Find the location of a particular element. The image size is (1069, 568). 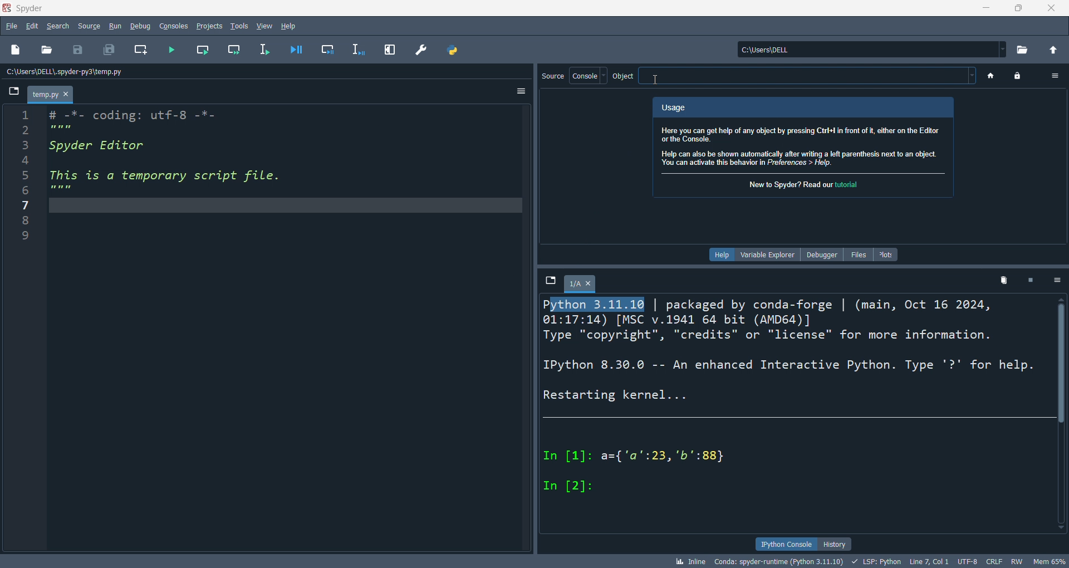

conda: spyder-runtime (Python 3.11.10) is located at coordinates (781, 561).